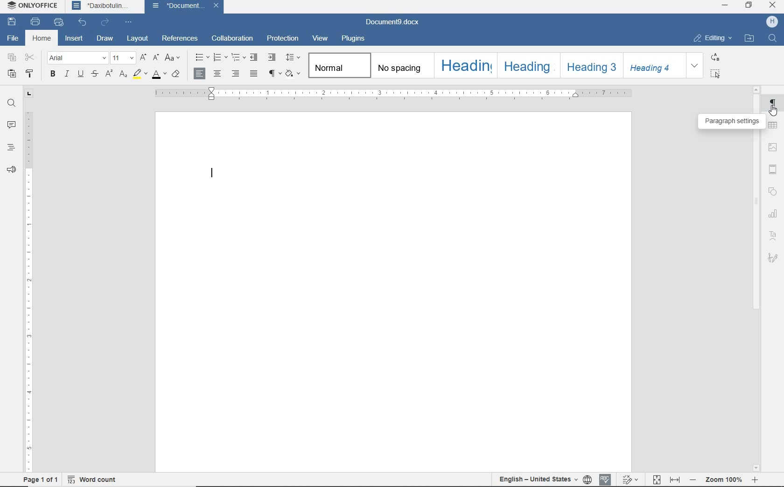 This screenshot has width=784, height=487. What do you see at coordinates (12, 23) in the screenshot?
I see `save` at bounding box center [12, 23].